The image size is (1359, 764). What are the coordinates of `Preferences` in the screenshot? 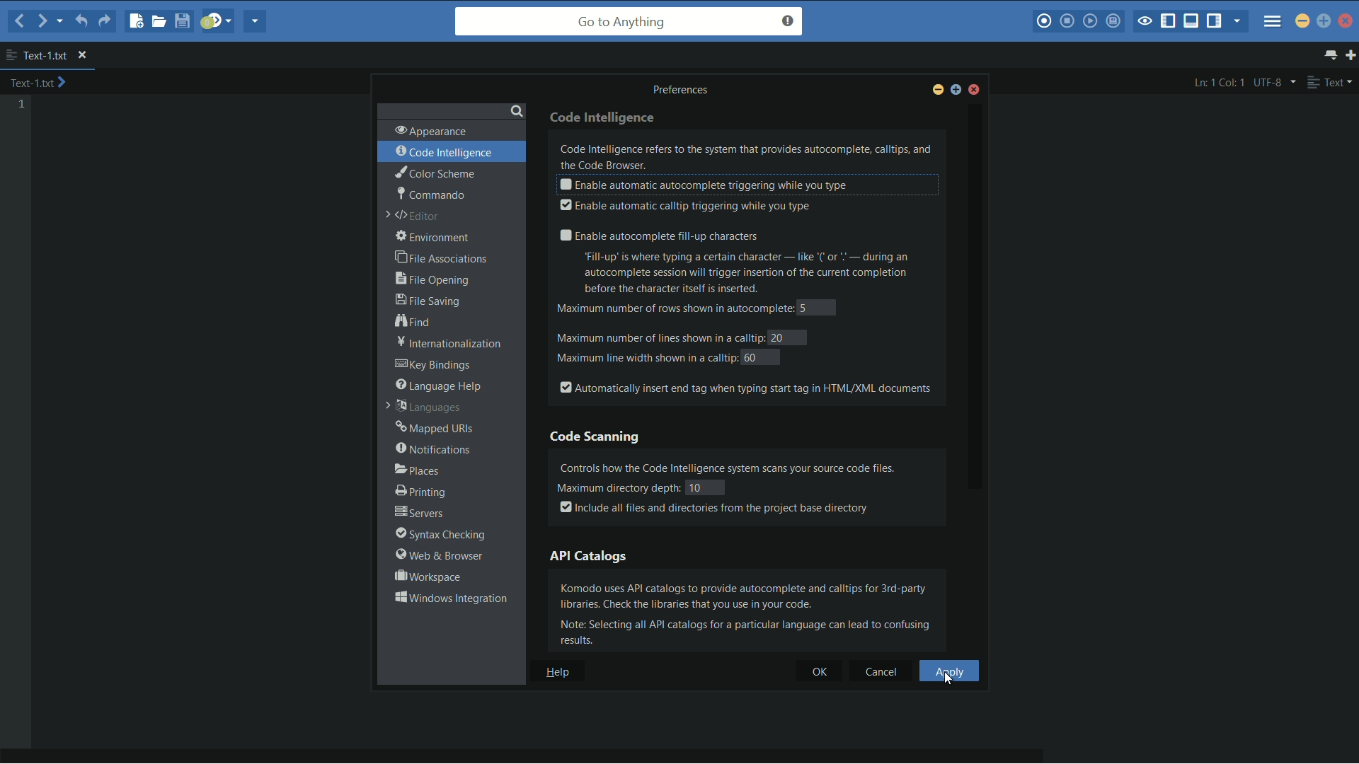 It's located at (686, 89).